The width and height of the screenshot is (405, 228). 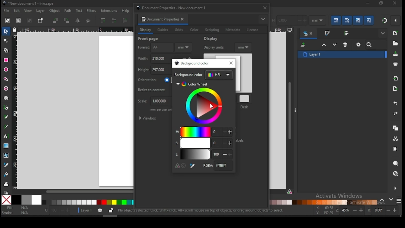 What do you see at coordinates (57, 21) in the screenshot?
I see `object rotate 90 CCW` at bounding box center [57, 21].